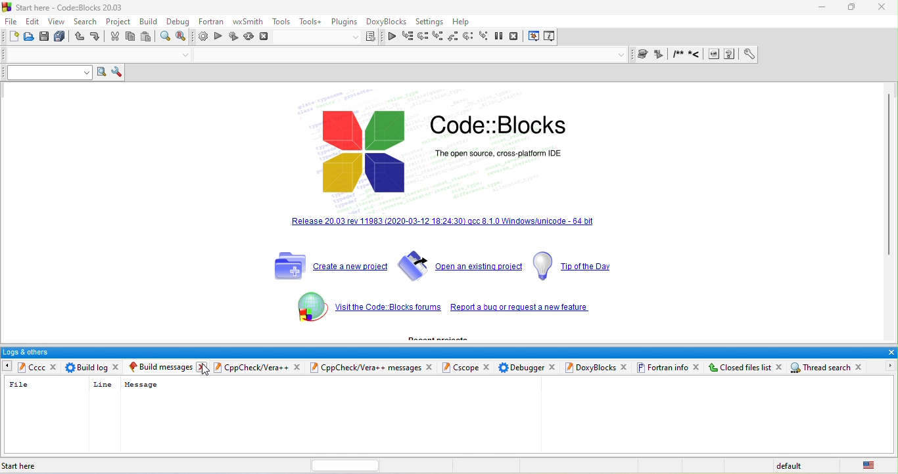  I want to click on maximize, so click(852, 7).